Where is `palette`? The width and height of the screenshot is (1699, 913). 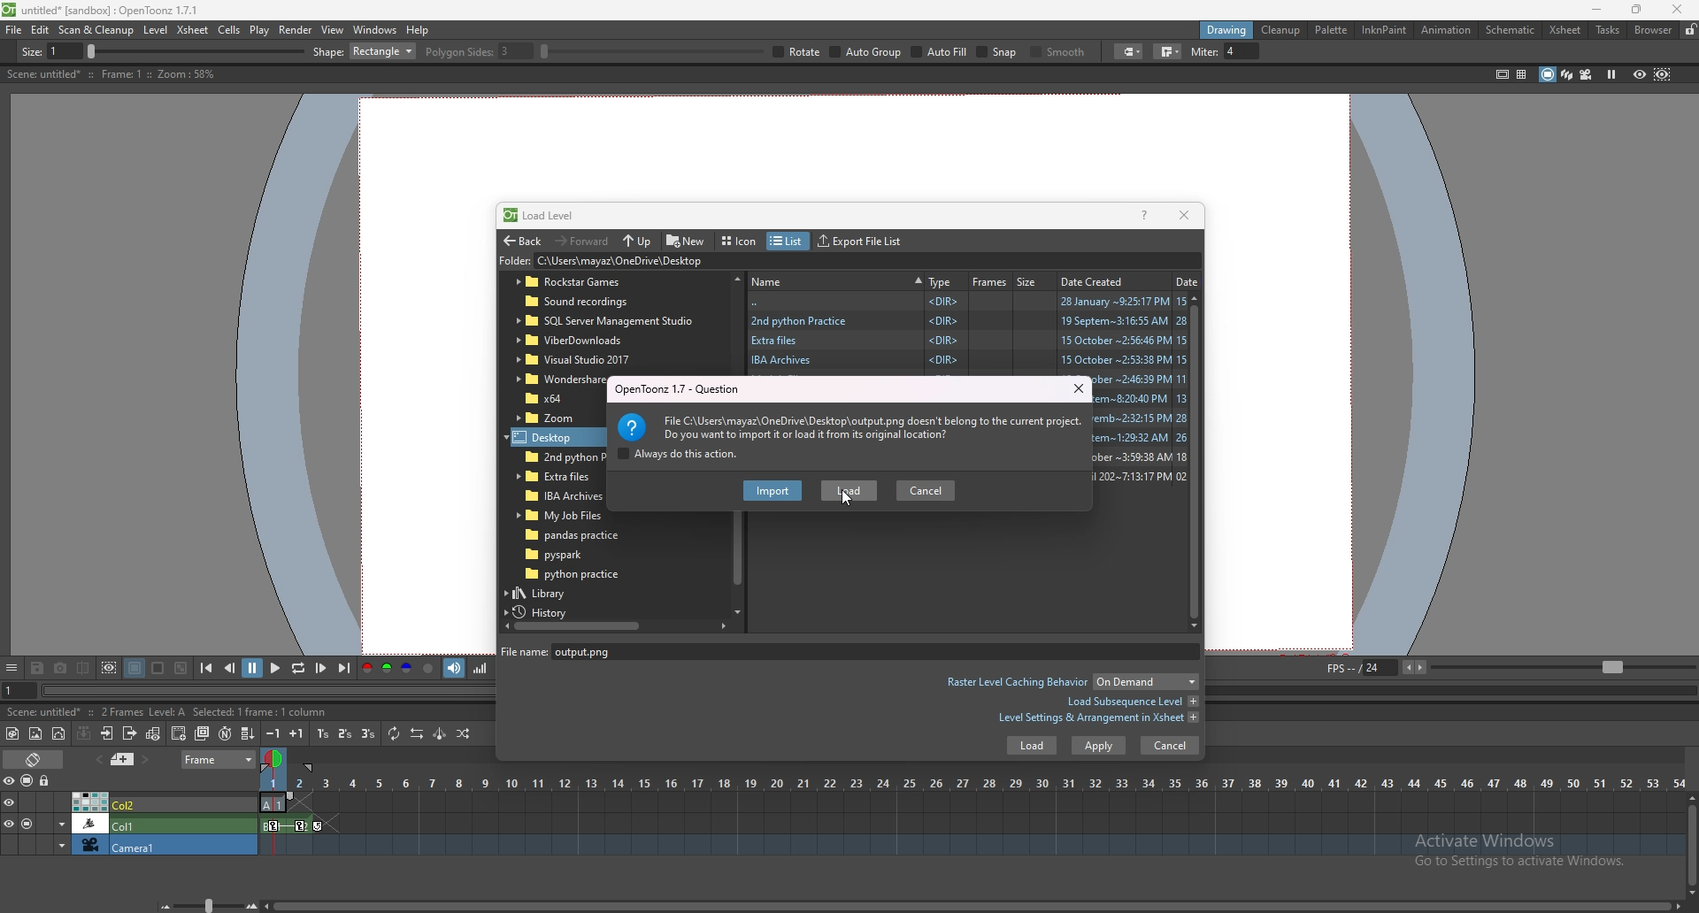 palette is located at coordinates (1332, 29).